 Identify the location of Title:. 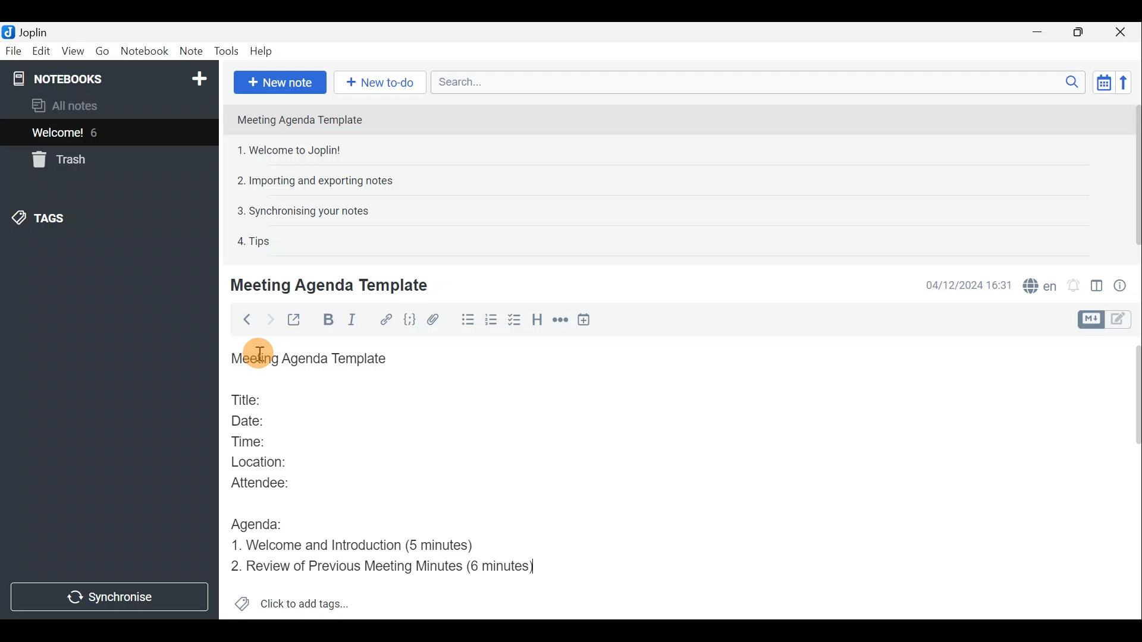
(248, 398).